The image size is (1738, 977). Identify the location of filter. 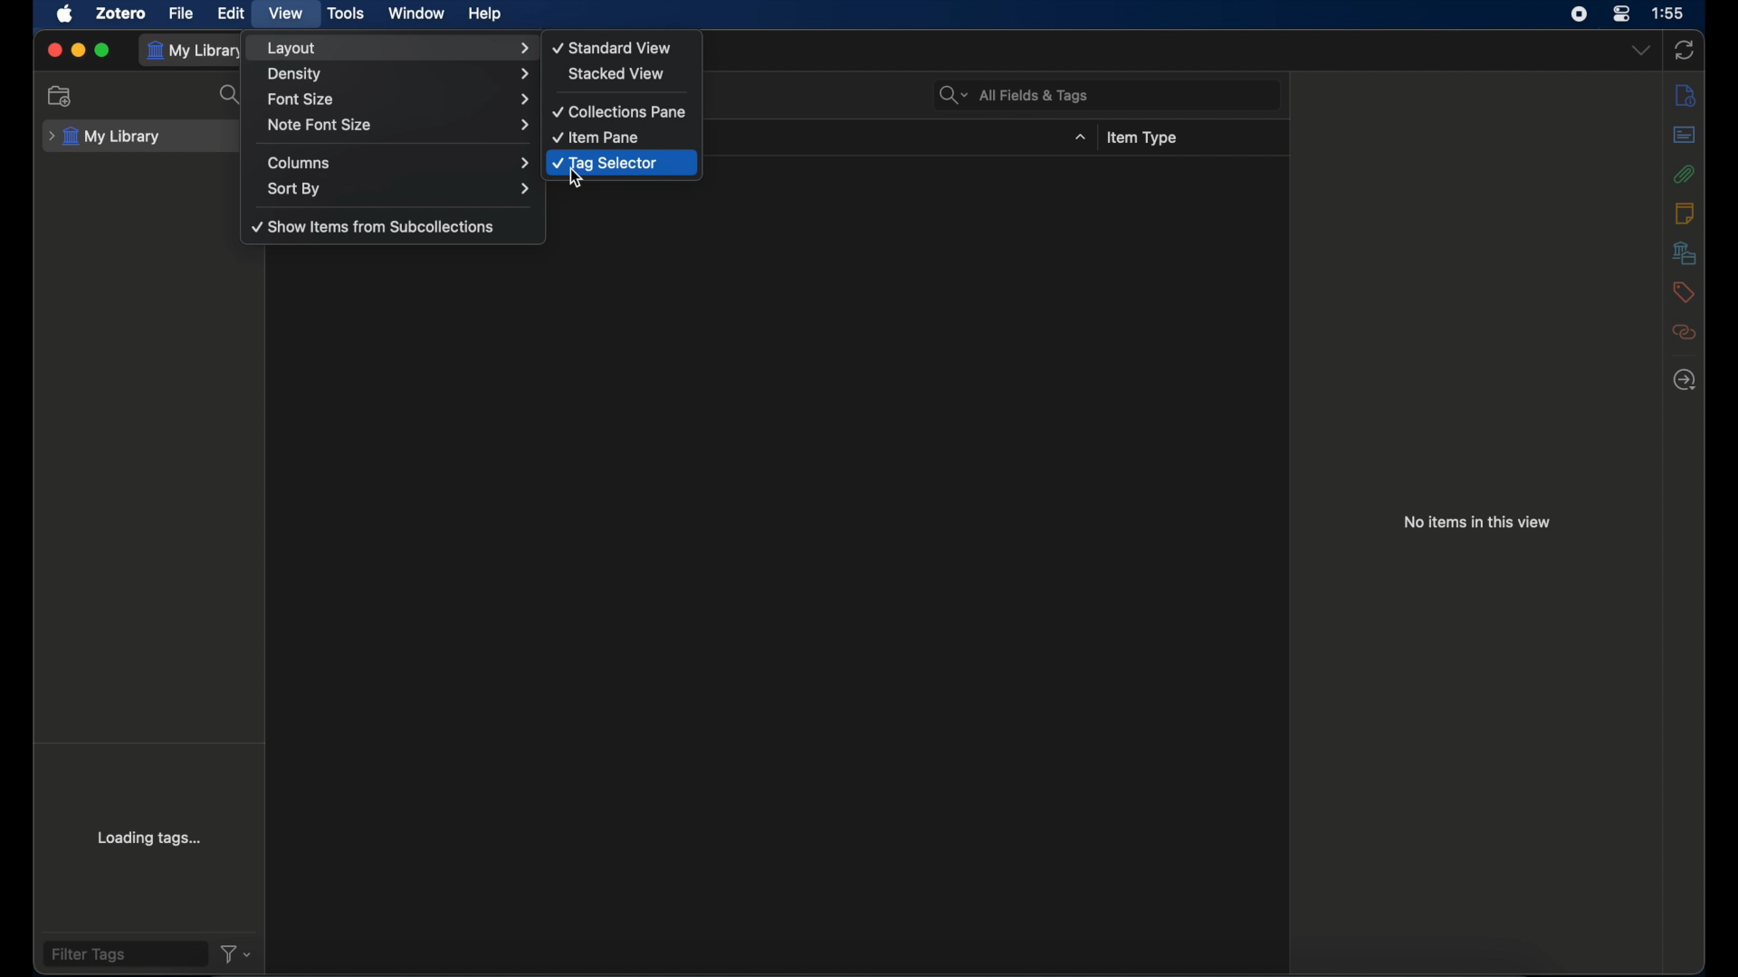
(237, 953).